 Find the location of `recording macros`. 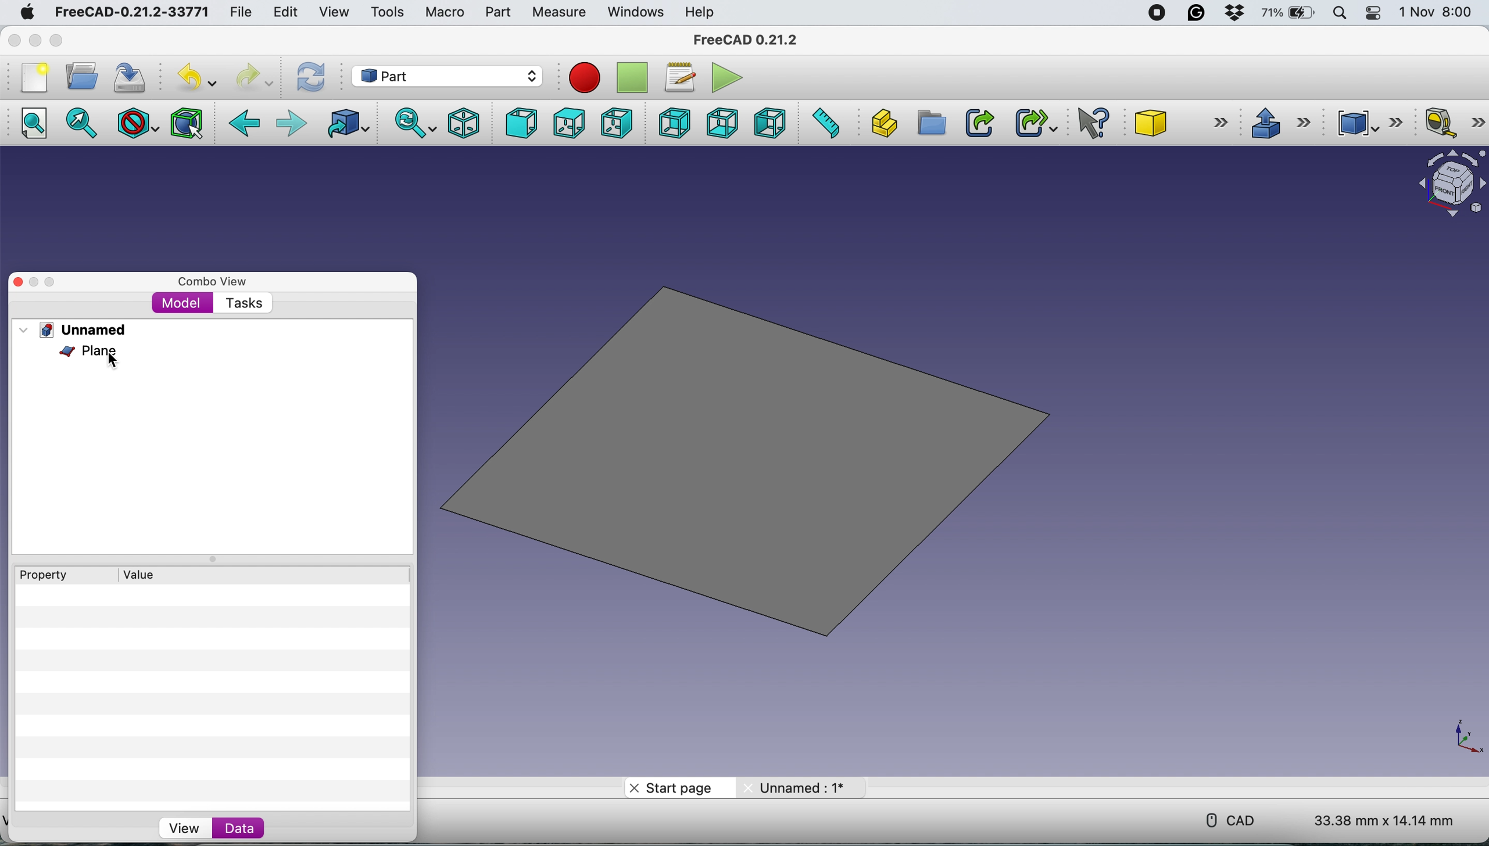

recording macros is located at coordinates (585, 79).